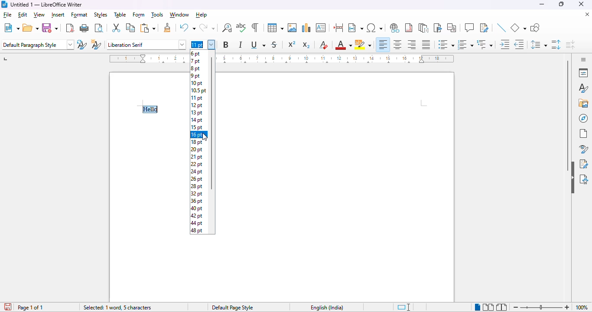 Image resolution: width=592 pixels, height=312 pixels. I want to click on styles, so click(583, 88).